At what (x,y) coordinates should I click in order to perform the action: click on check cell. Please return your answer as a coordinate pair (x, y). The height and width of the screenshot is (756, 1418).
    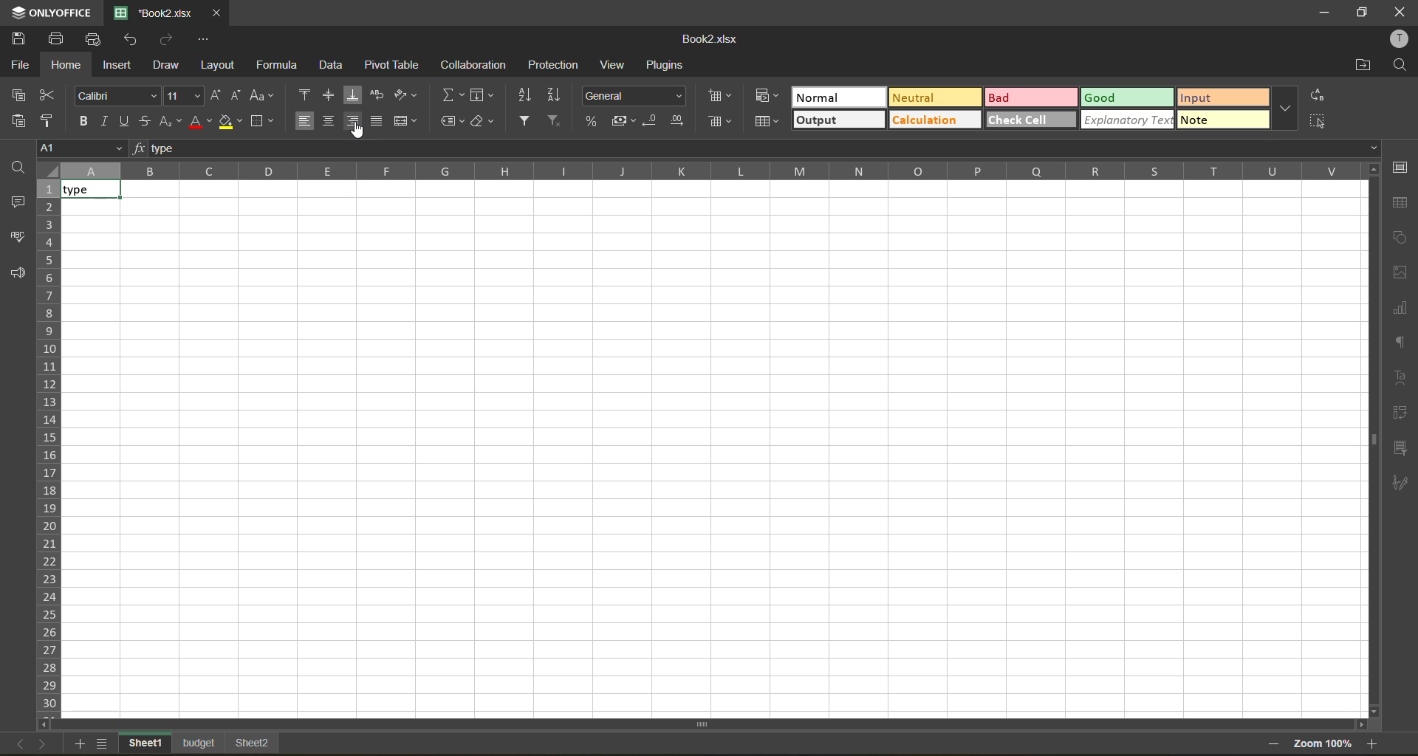
    Looking at the image, I should click on (1032, 120).